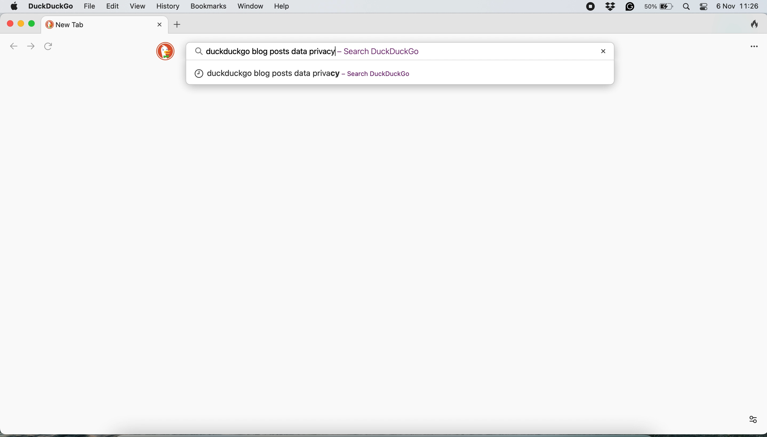  What do you see at coordinates (137, 7) in the screenshot?
I see `view` at bounding box center [137, 7].